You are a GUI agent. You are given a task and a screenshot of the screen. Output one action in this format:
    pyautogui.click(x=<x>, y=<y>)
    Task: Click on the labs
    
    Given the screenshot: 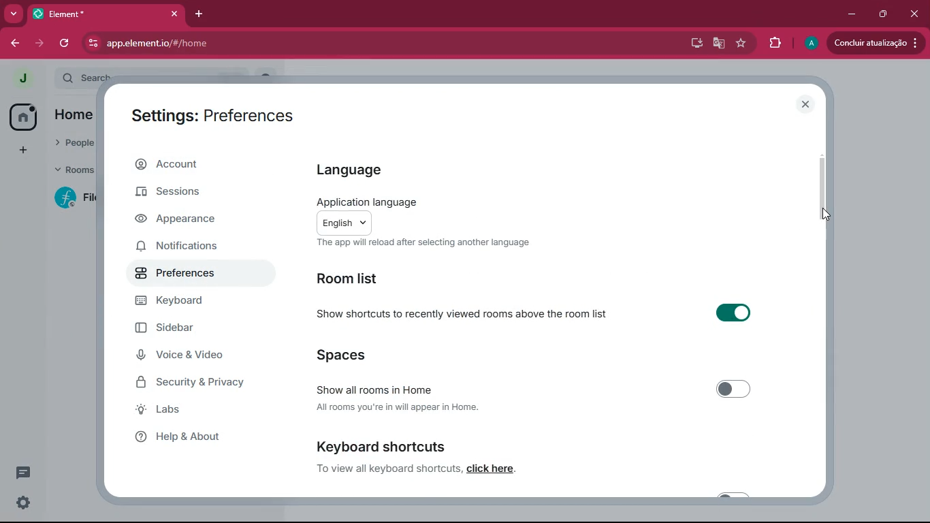 What is the action you would take?
    pyautogui.click(x=188, y=410)
    